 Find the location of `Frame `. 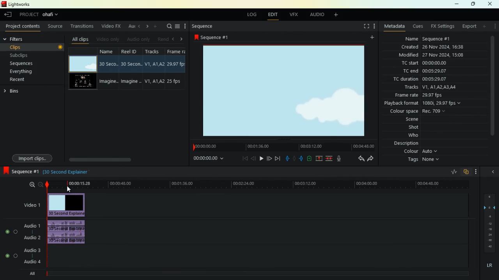

Frame  is located at coordinates (176, 52).